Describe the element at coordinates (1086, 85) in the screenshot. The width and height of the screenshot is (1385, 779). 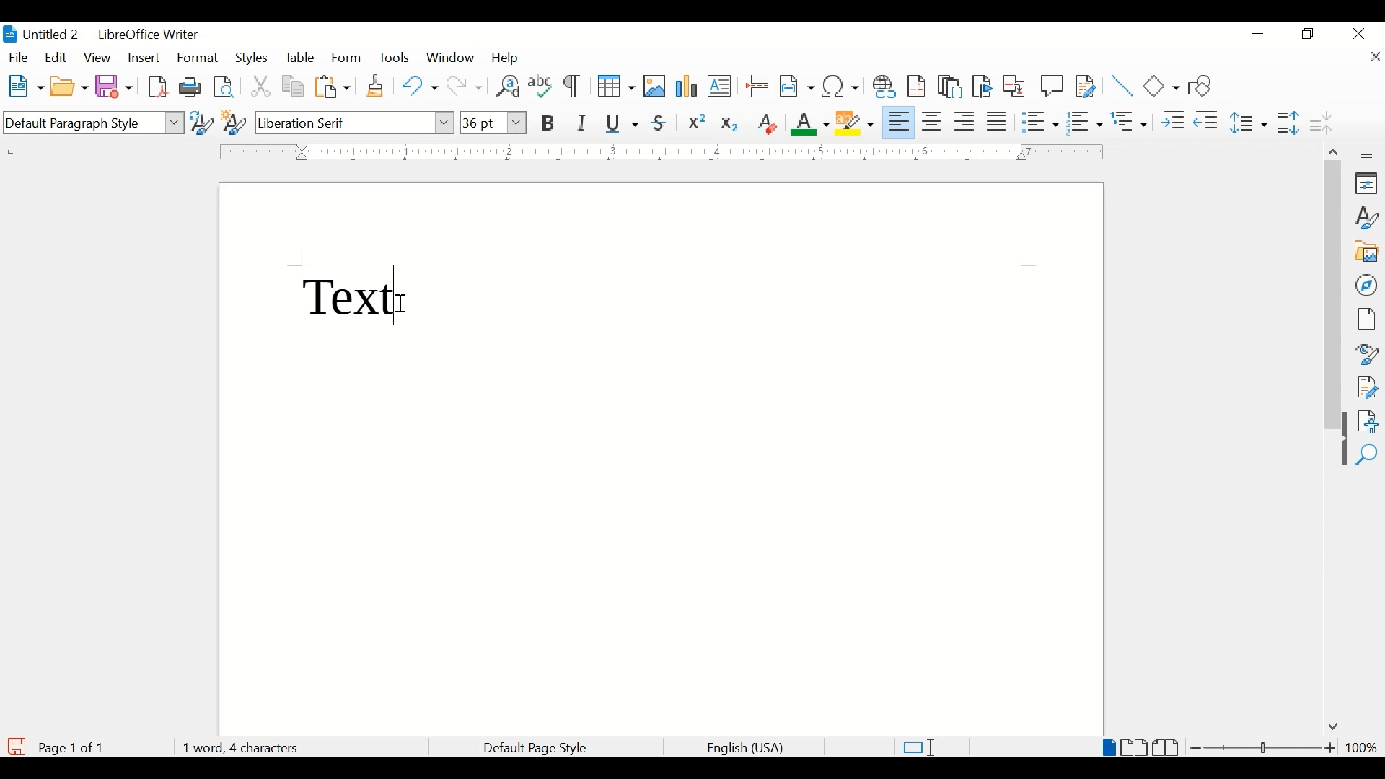
I see `show track changes functions` at that location.